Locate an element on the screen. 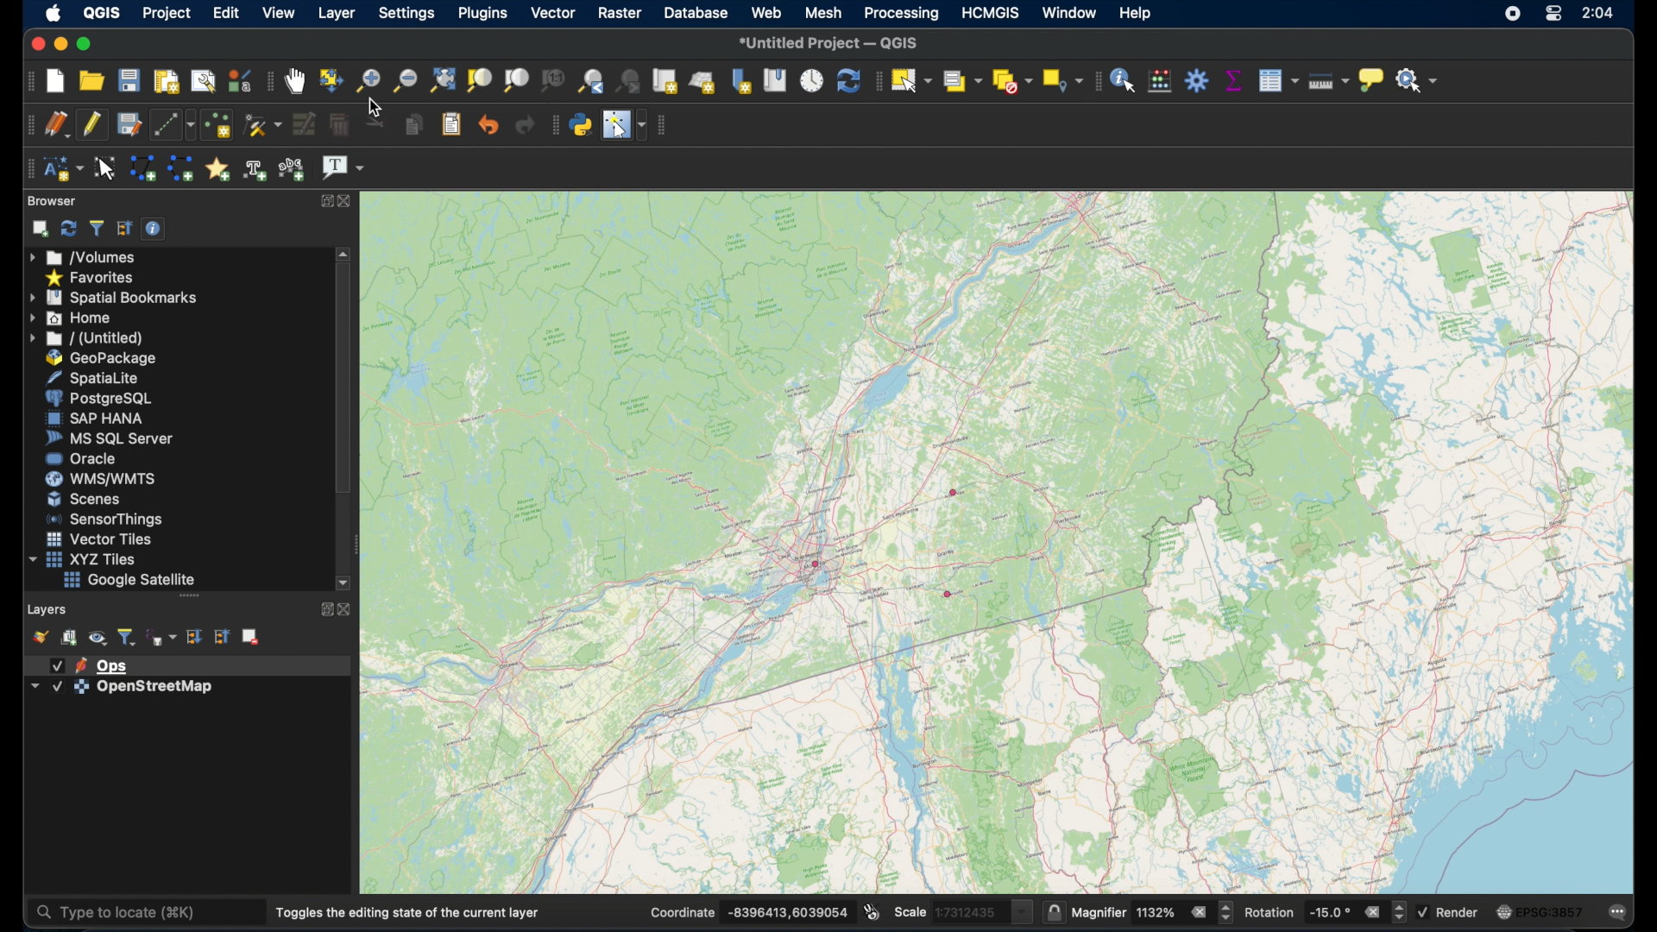  identify features is located at coordinates (1125, 81).